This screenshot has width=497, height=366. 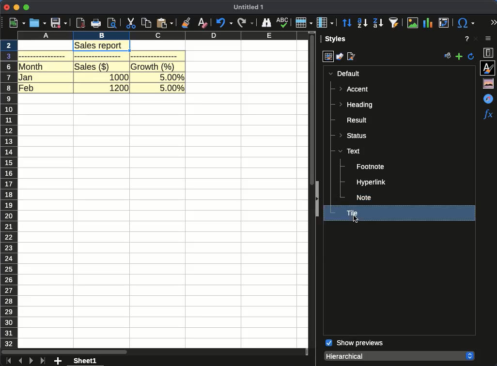 What do you see at coordinates (371, 183) in the screenshot?
I see `hyperlink` at bounding box center [371, 183].